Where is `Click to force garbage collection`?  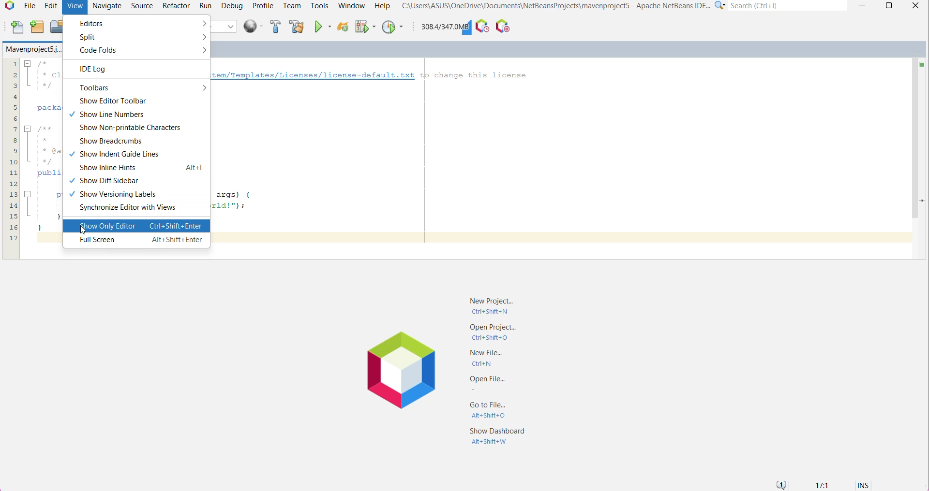 Click to force garbage collection is located at coordinates (445, 26).